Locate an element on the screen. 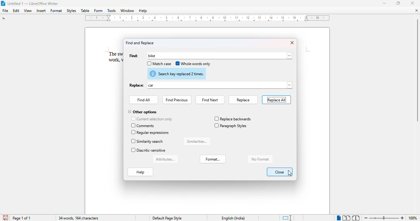 Image resolution: width=420 pixels, height=221 pixels. table is located at coordinates (85, 11).